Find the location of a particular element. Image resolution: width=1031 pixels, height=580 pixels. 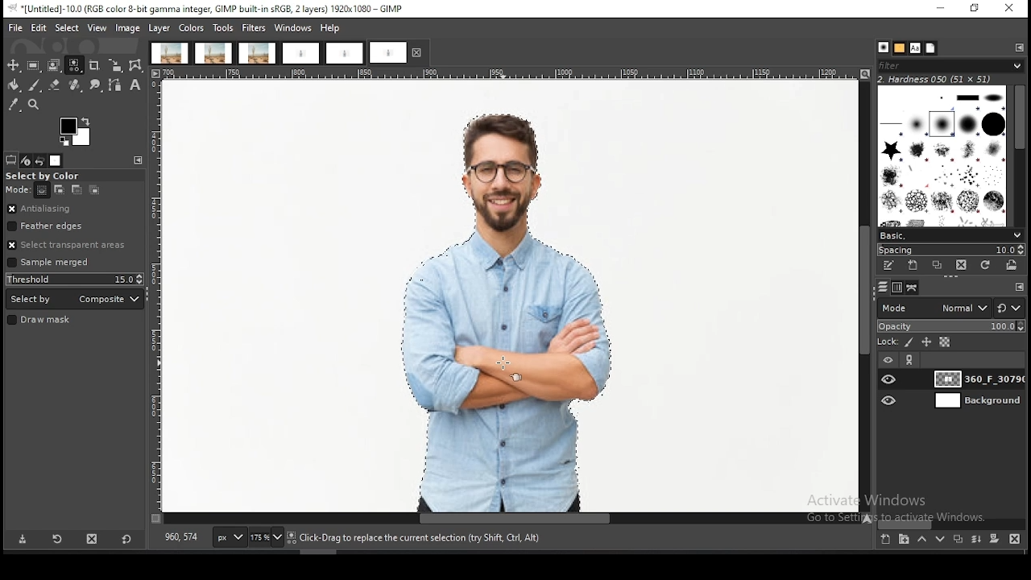

configure this tab is located at coordinates (1021, 48).